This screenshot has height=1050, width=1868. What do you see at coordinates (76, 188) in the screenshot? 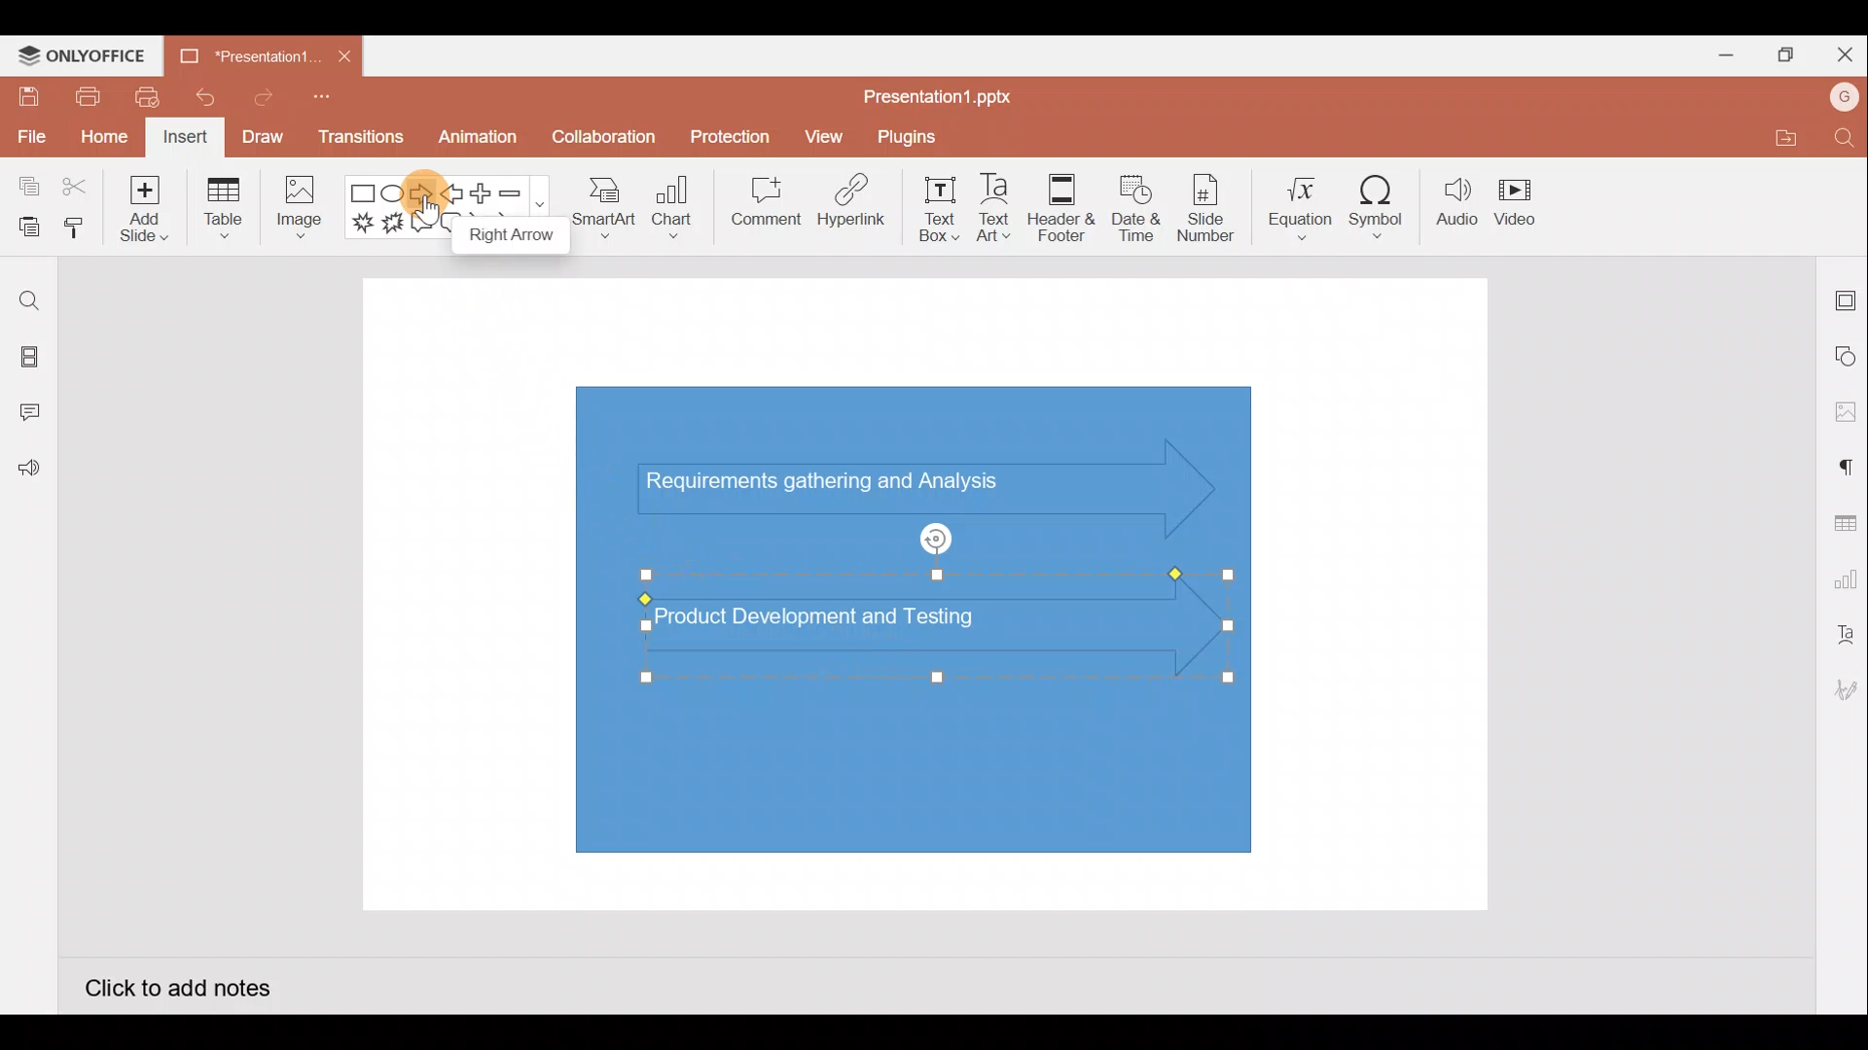
I see `Cut` at bounding box center [76, 188].